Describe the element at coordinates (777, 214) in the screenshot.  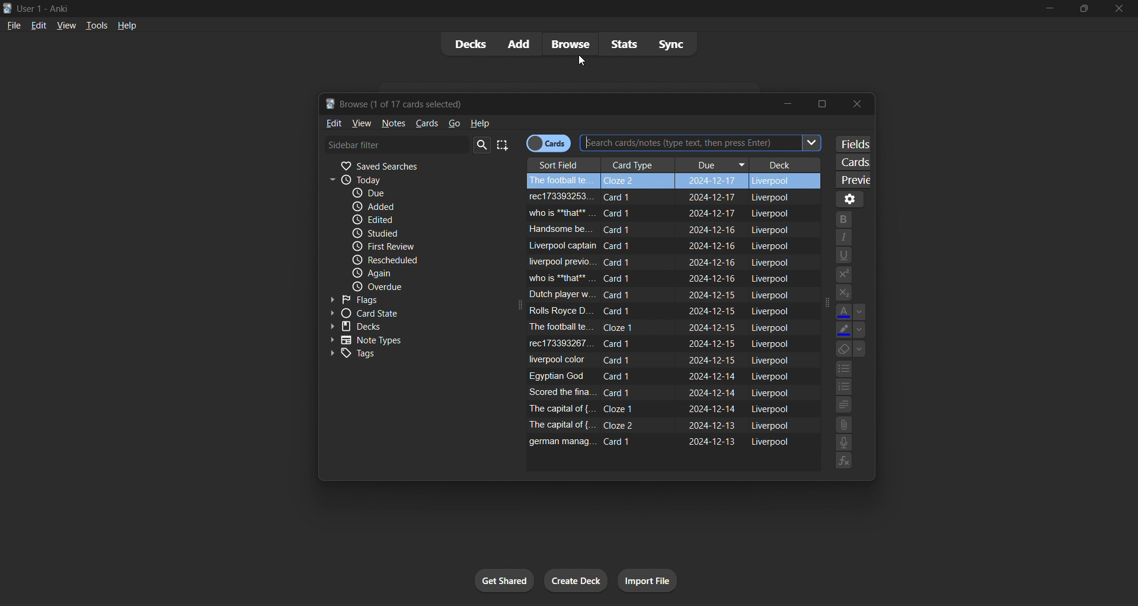
I see `liverpool` at that location.